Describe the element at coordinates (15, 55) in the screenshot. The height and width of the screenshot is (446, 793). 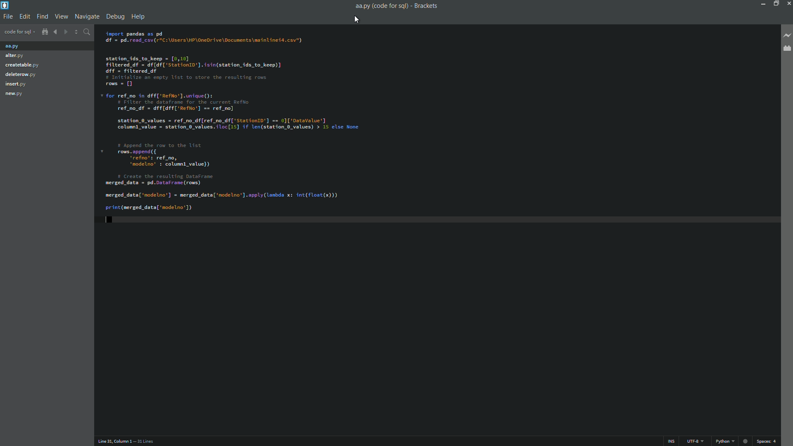
I see `Project file 2` at that location.